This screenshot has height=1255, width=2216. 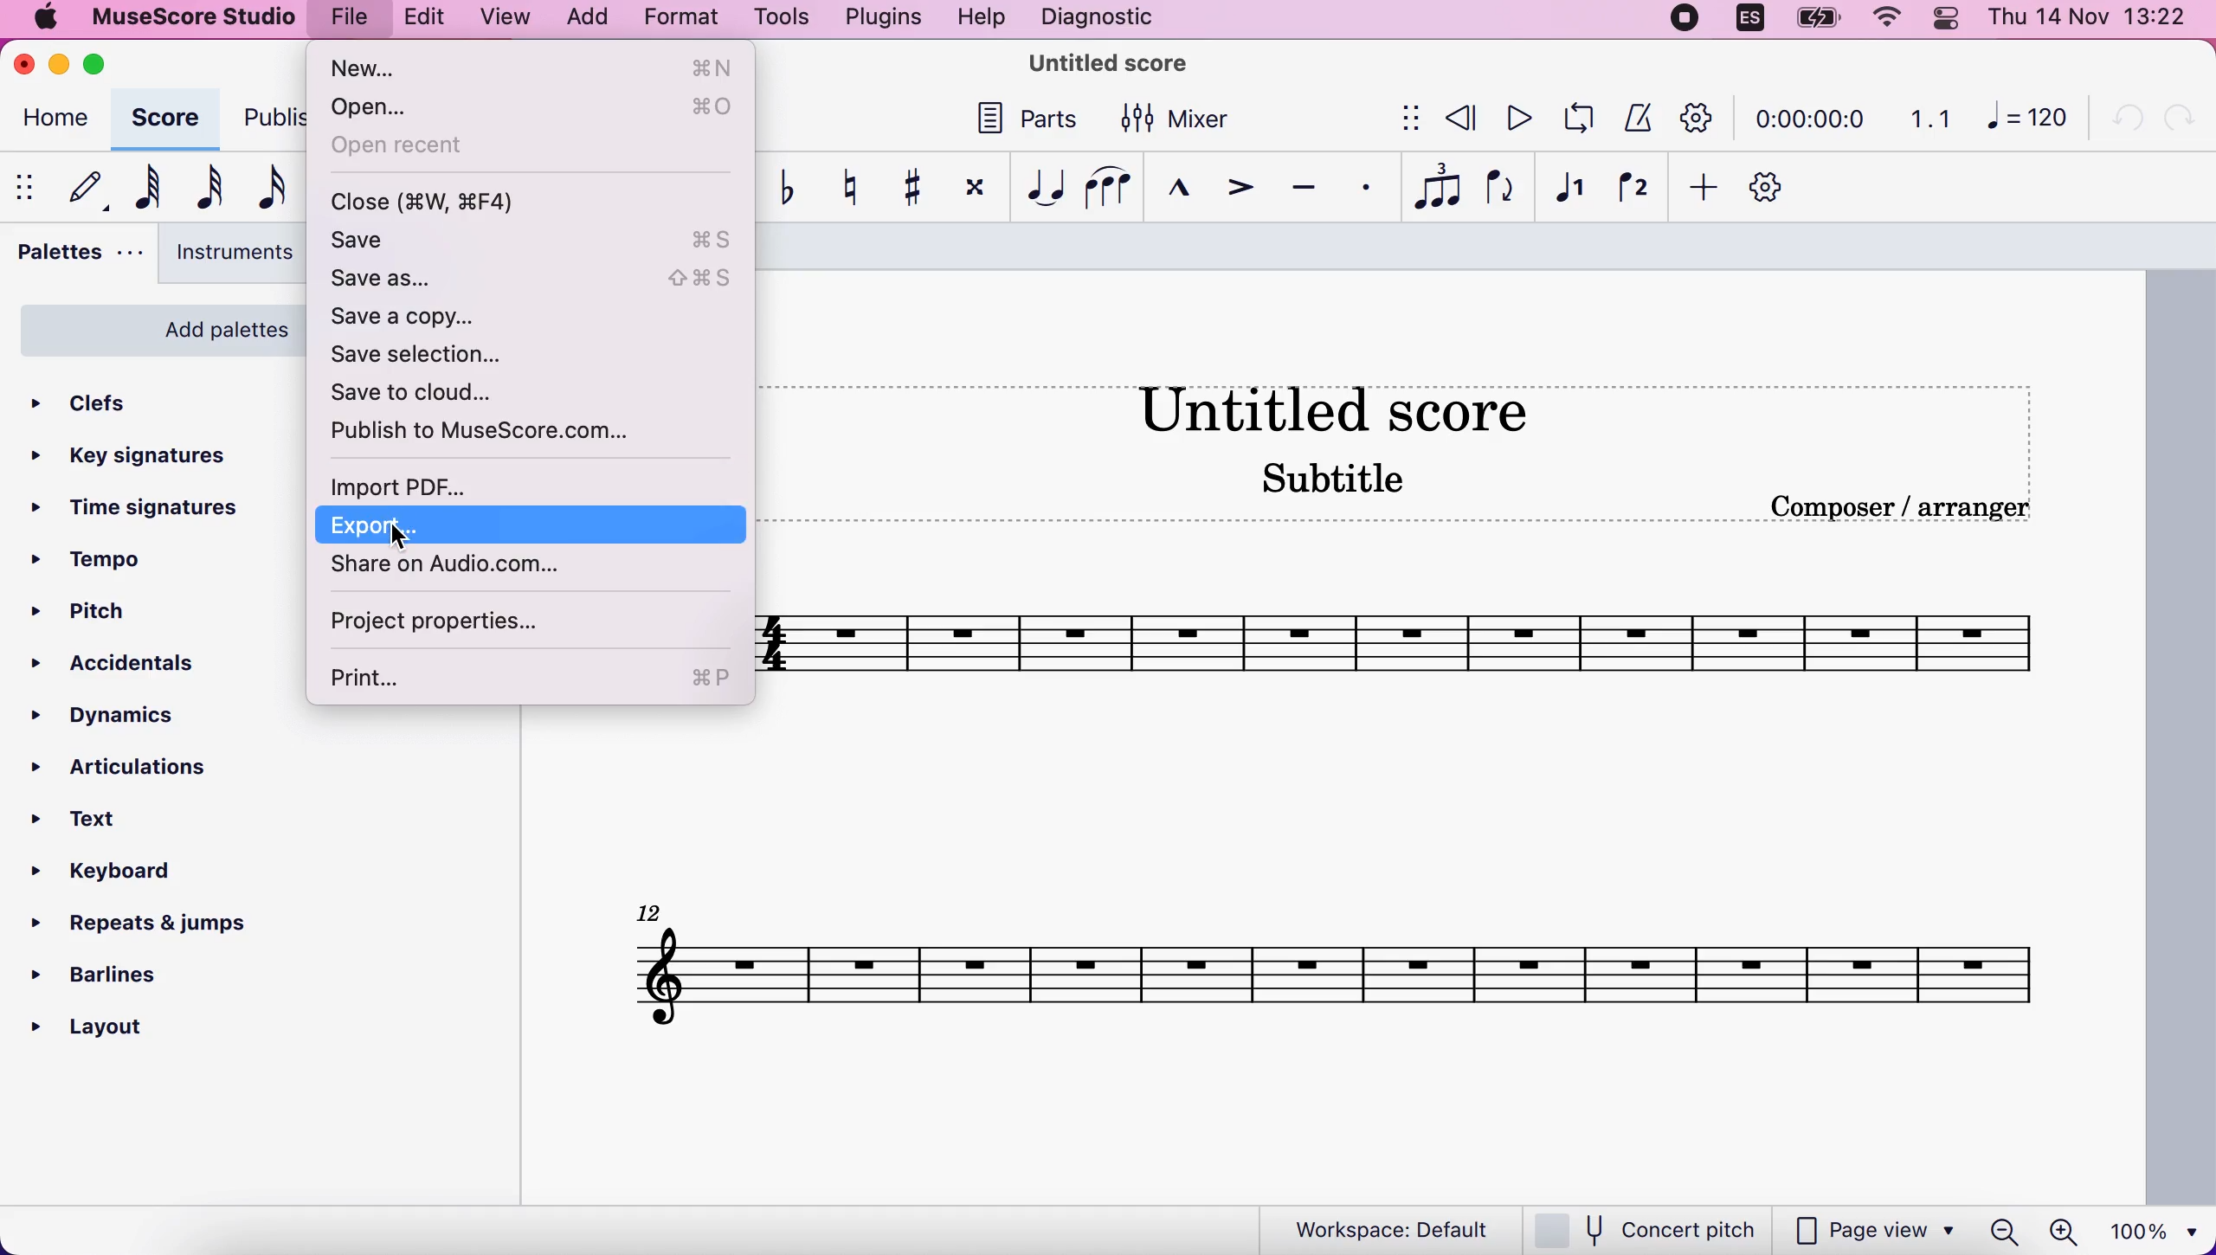 What do you see at coordinates (536, 68) in the screenshot?
I see `new` at bounding box center [536, 68].